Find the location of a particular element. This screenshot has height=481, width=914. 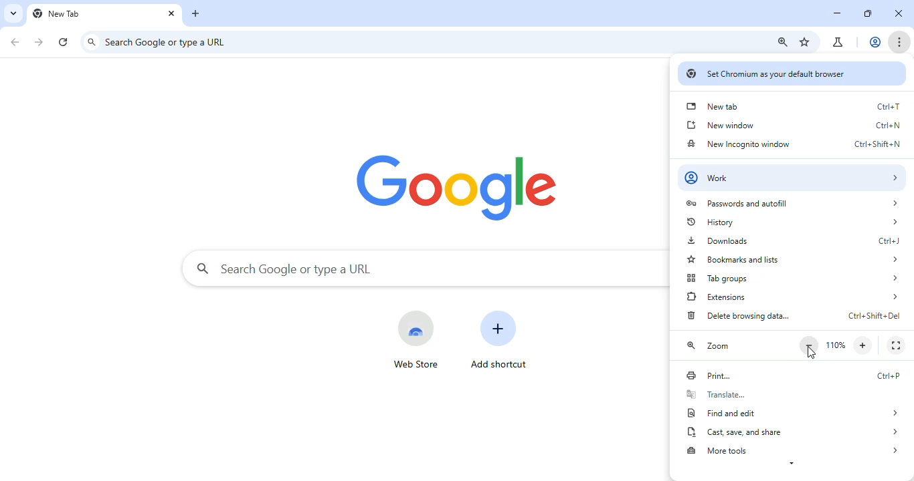

close is located at coordinates (171, 13).